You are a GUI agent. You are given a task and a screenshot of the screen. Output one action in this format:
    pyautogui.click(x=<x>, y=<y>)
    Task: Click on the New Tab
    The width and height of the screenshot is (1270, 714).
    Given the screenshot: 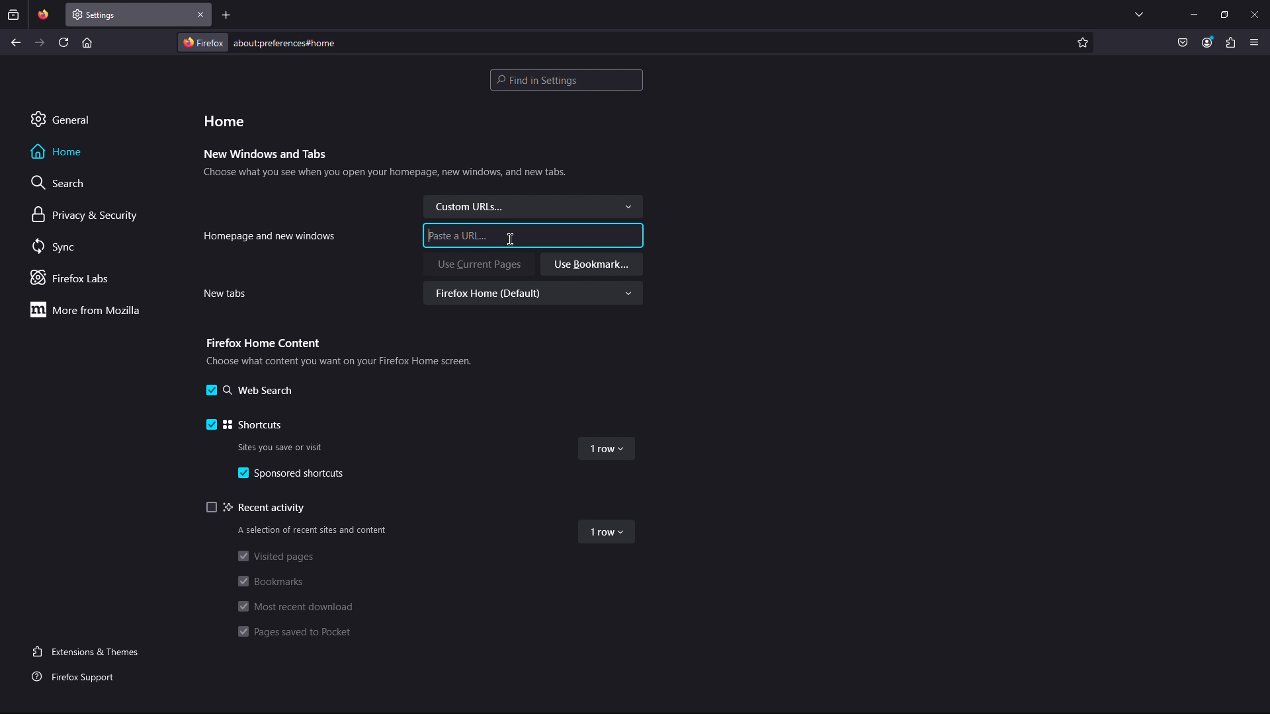 What is the action you would take?
    pyautogui.click(x=129, y=15)
    